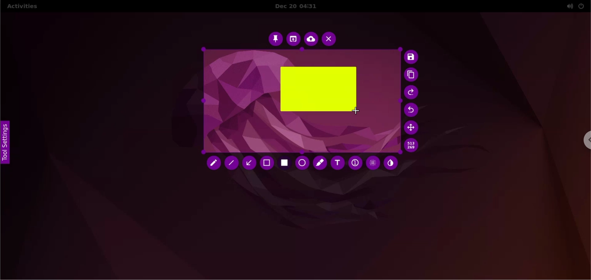 The height and width of the screenshot is (280, 591). I want to click on x and y coordinate values, so click(413, 146).